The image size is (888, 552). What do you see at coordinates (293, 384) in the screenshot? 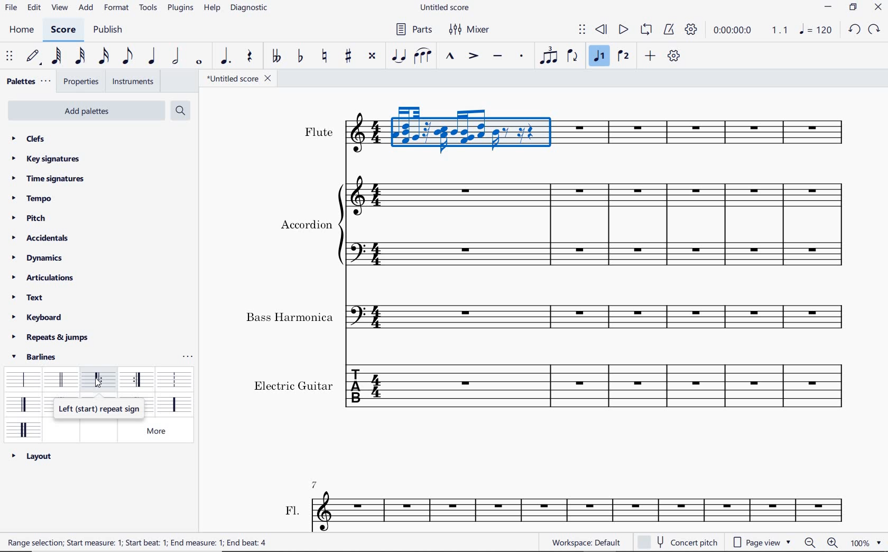
I see `text` at bounding box center [293, 384].